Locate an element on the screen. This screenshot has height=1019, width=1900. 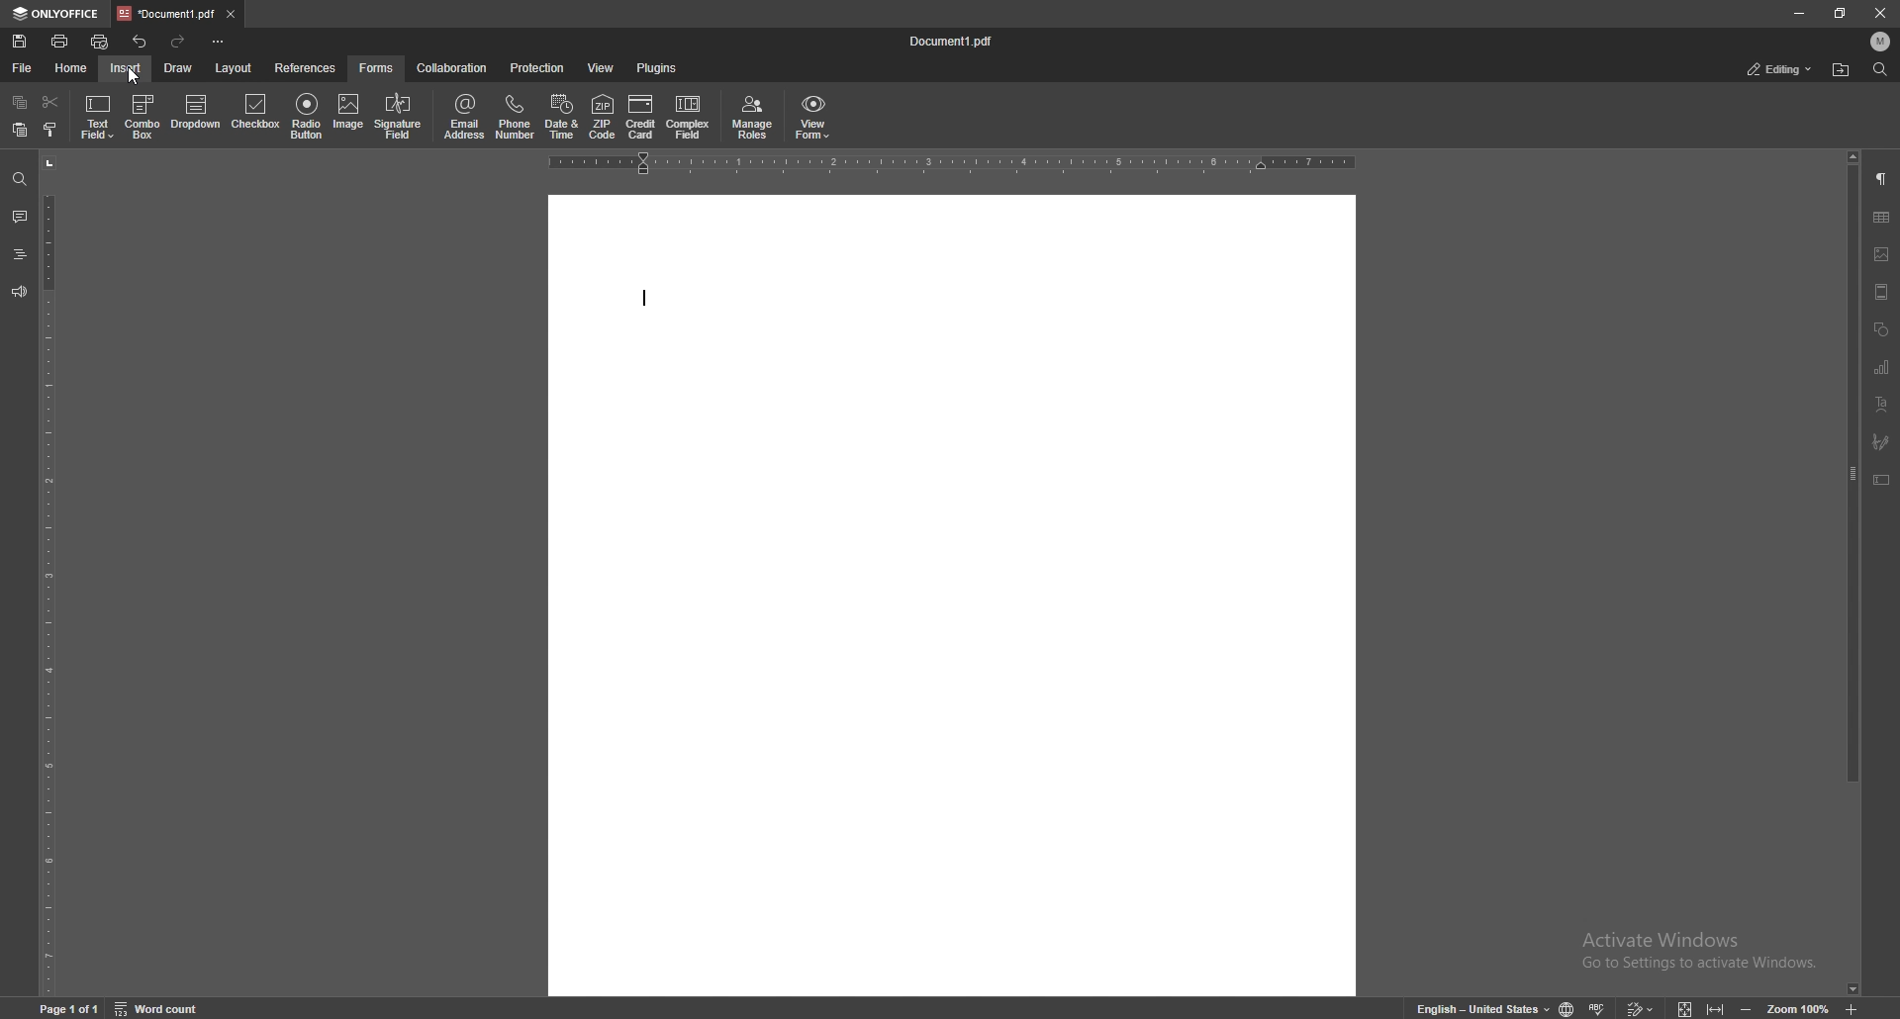
redo is located at coordinates (178, 42).